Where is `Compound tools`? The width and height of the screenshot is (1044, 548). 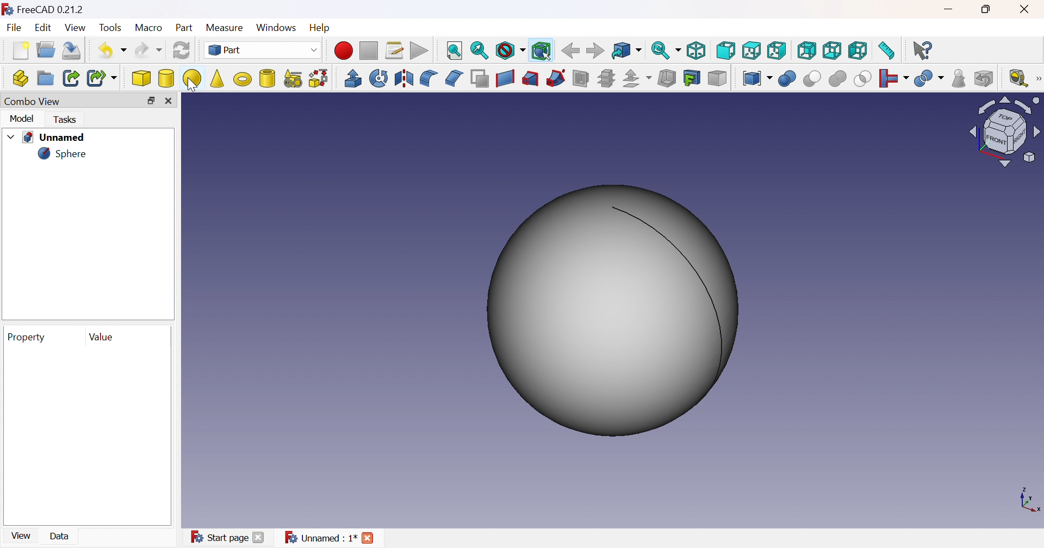 Compound tools is located at coordinates (755, 78).